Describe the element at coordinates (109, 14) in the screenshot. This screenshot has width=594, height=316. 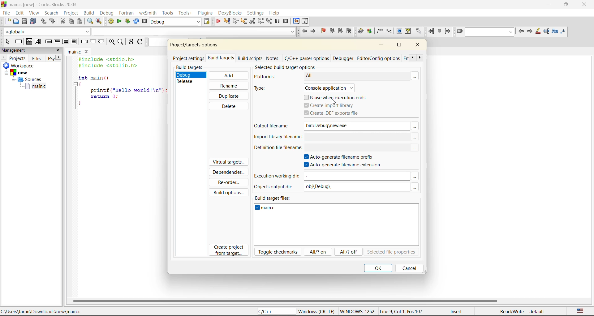
I see `debug` at that location.